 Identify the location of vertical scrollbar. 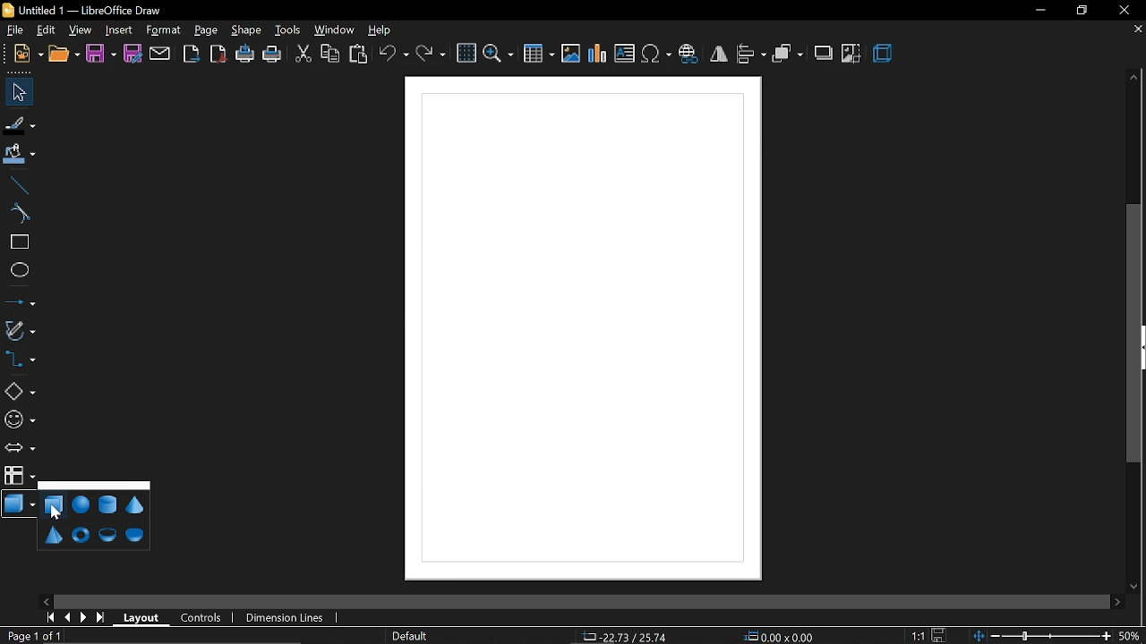
(1136, 334).